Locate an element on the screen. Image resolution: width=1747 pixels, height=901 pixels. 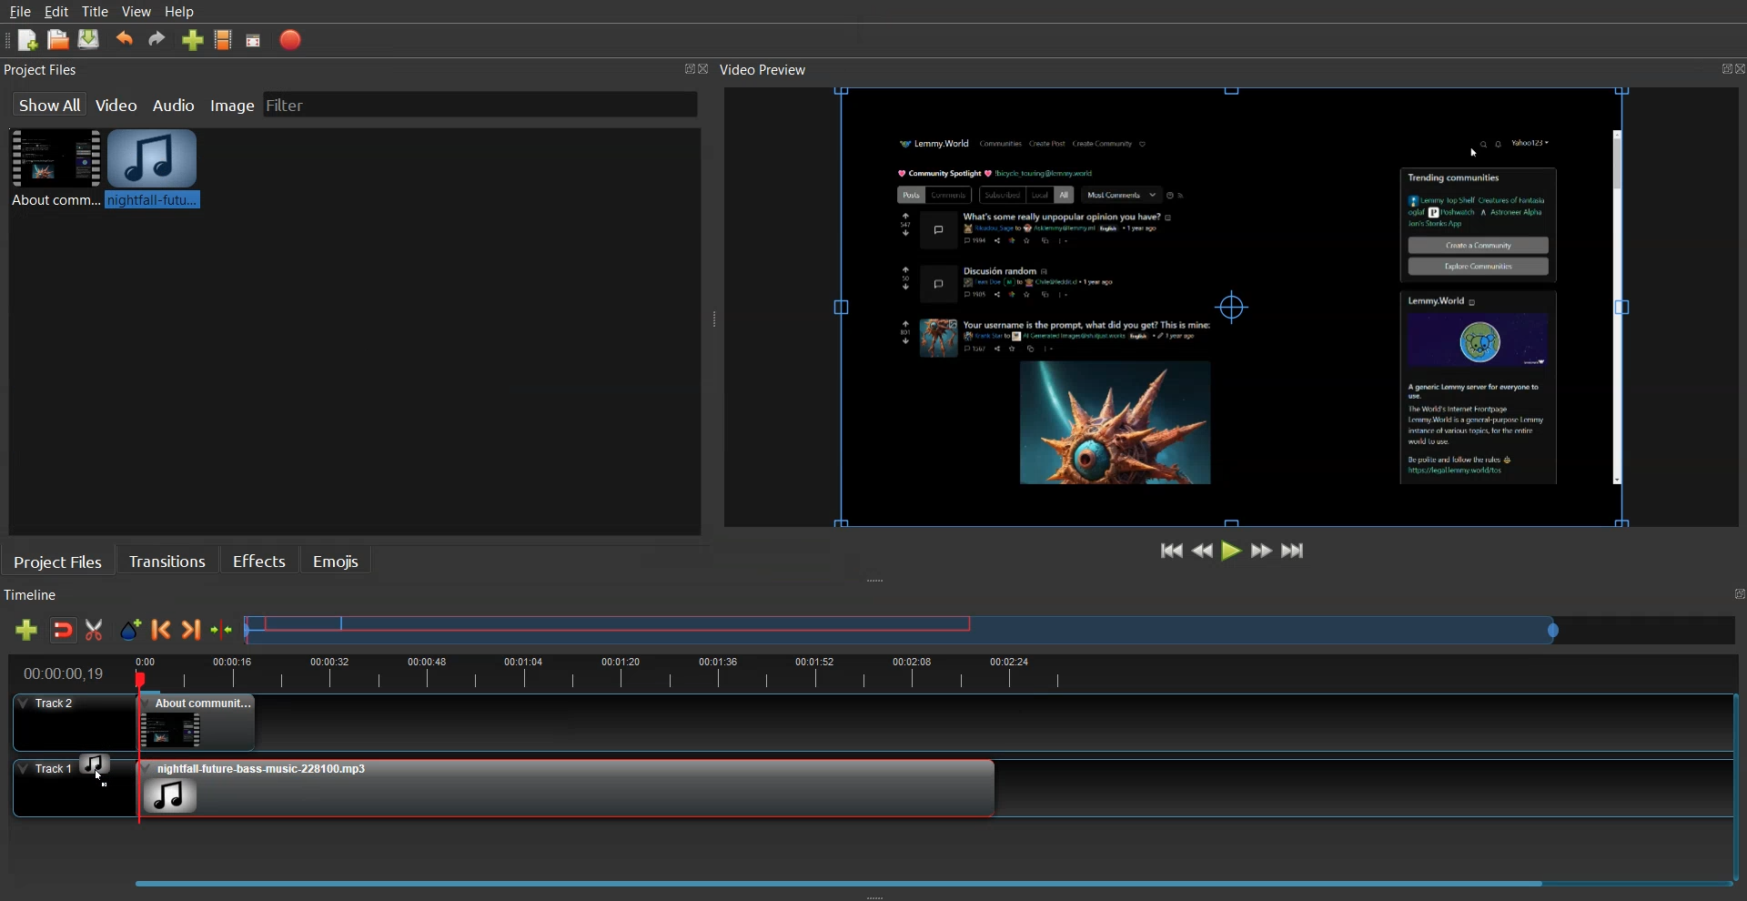
Next Marker is located at coordinates (192, 629).